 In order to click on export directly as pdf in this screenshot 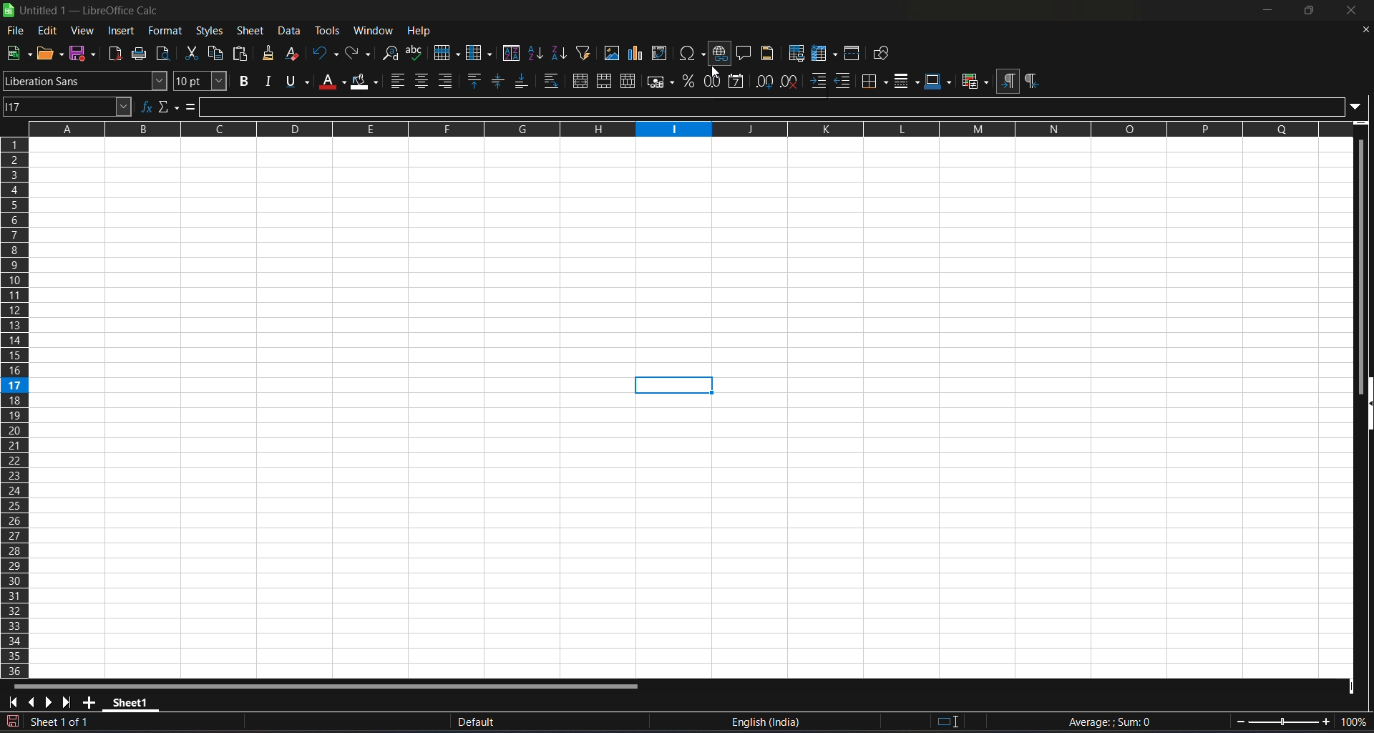, I will do `click(117, 53)`.